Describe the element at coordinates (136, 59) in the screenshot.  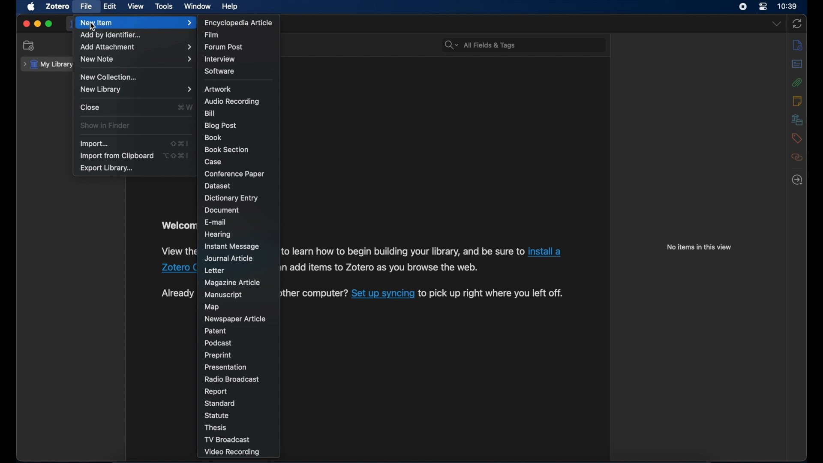
I see `new note` at that location.